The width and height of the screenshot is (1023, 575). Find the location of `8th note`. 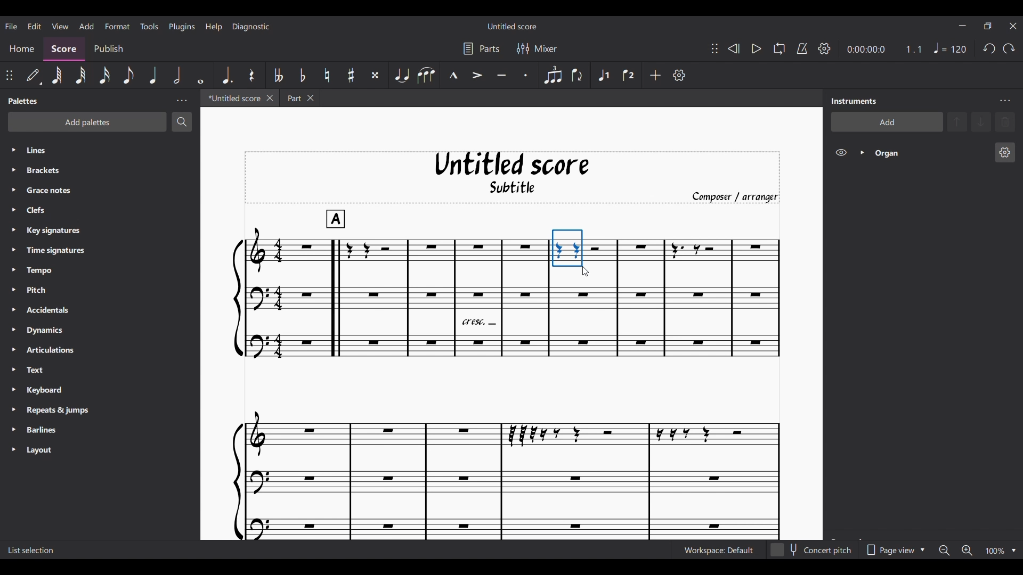

8th note is located at coordinates (129, 76).